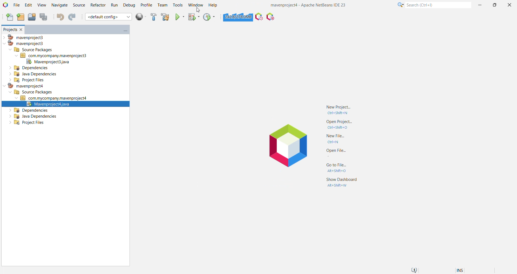  Describe the element at coordinates (29, 110) in the screenshot. I see `Dependencies` at that location.